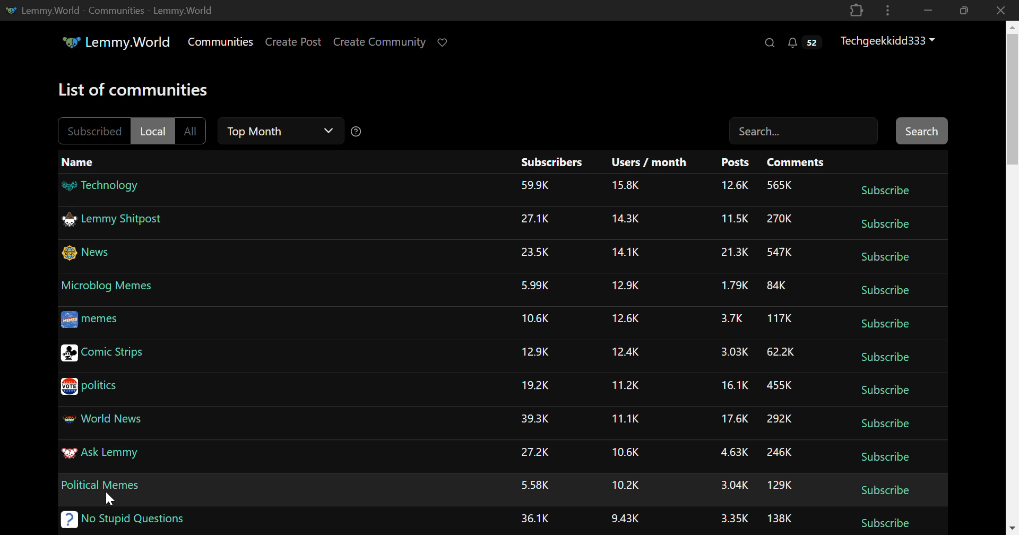 This screenshot has width=1019, height=535. What do you see at coordinates (626, 286) in the screenshot?
I see `Amount` at bounding box center [626, 286].